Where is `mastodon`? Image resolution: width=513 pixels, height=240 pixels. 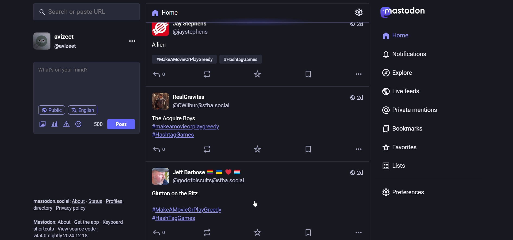
mastodon is located at coordinates (43, 221).